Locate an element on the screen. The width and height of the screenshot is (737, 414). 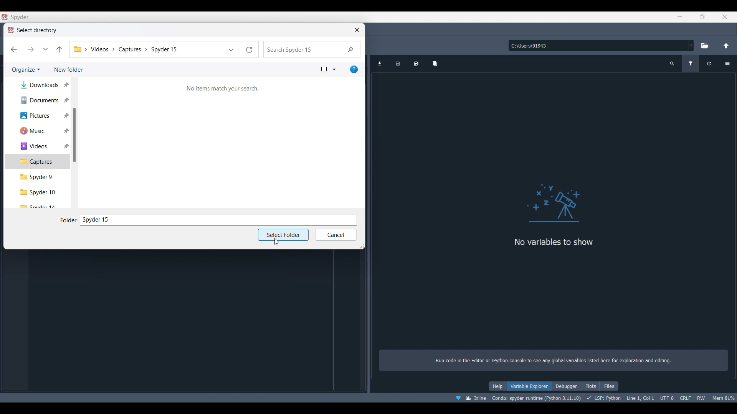
Go forward is located at coordinates (31, 49).